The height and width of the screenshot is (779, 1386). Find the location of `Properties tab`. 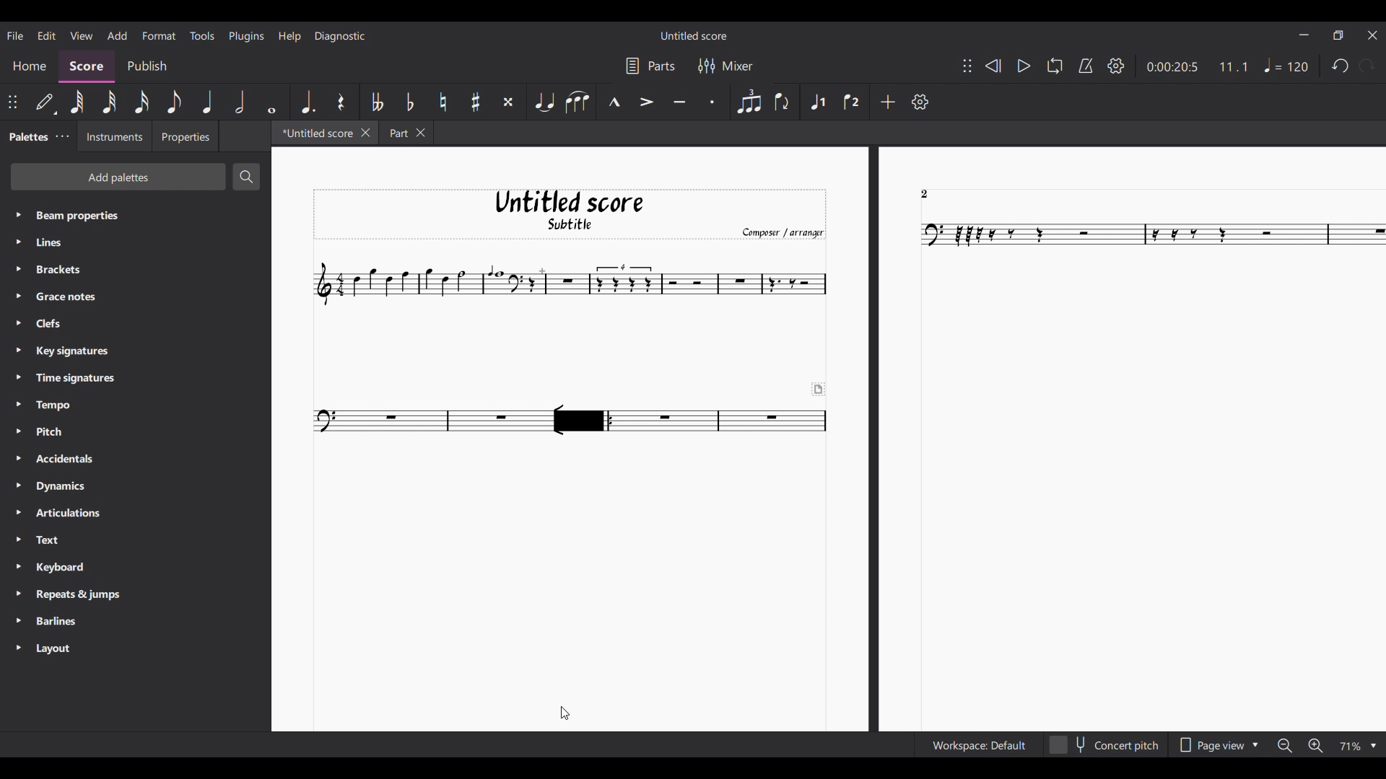

Properties tab is located at coordinates (186, 136).